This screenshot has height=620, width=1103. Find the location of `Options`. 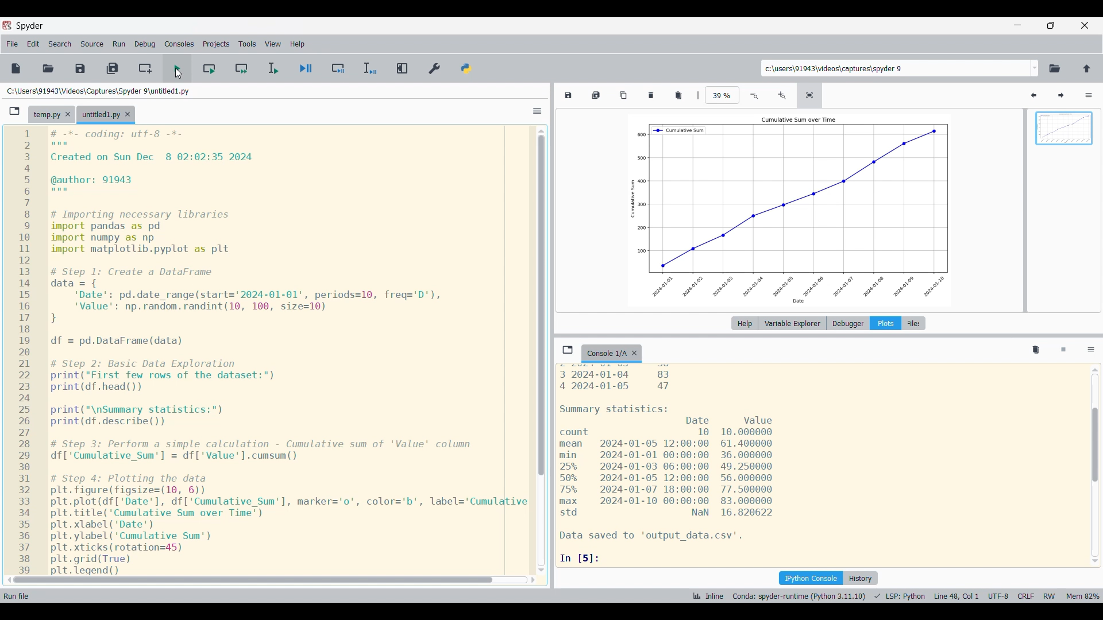

Options is located at coordinates (537, 111).